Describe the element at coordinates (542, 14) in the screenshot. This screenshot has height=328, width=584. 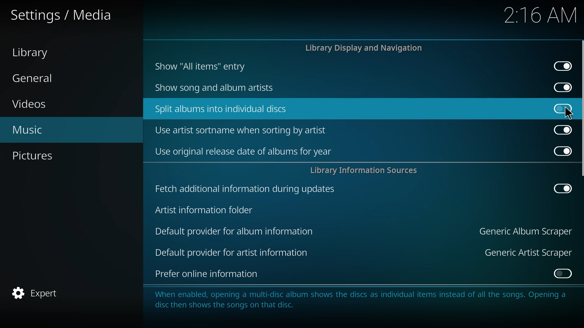
I see `time` at that location.